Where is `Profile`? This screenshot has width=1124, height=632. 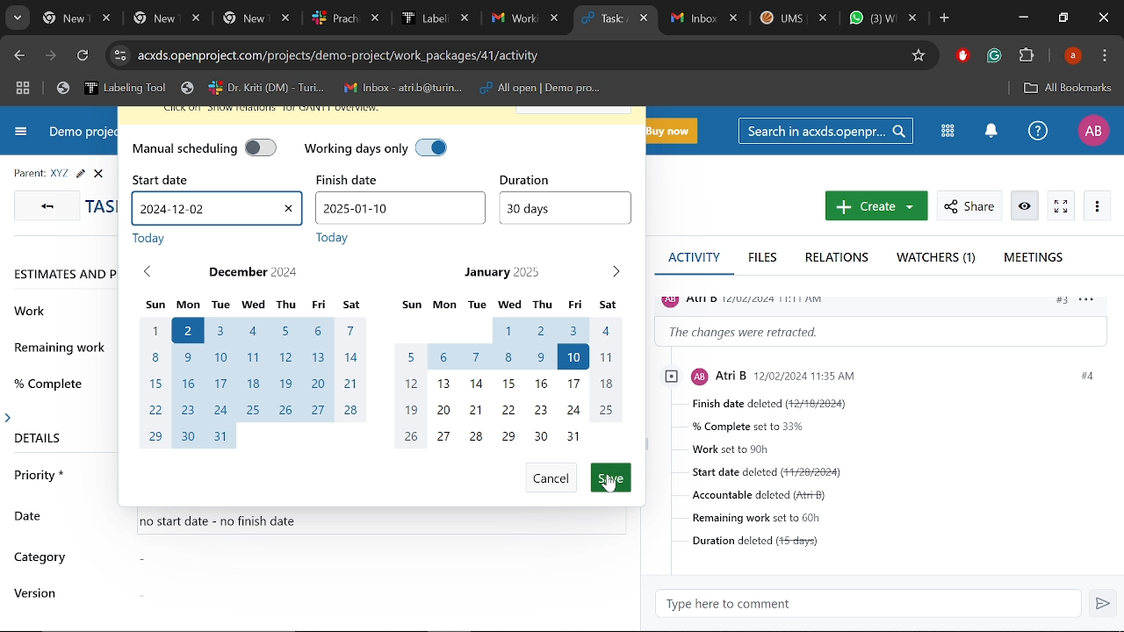 Profile is located at coordinates (1092, 131).